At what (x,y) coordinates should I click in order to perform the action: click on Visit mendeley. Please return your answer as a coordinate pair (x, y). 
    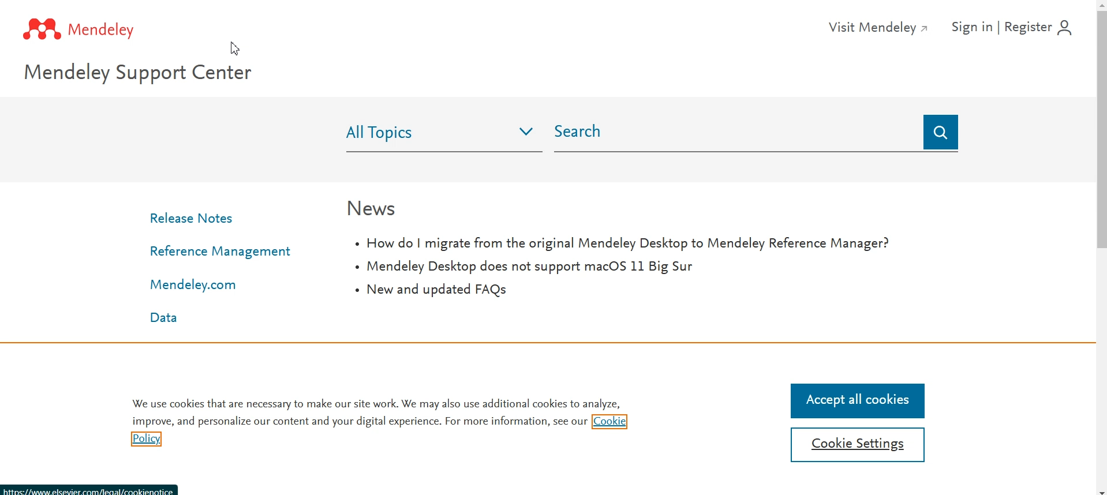
    Looking at the image, I should click on (878, 27).